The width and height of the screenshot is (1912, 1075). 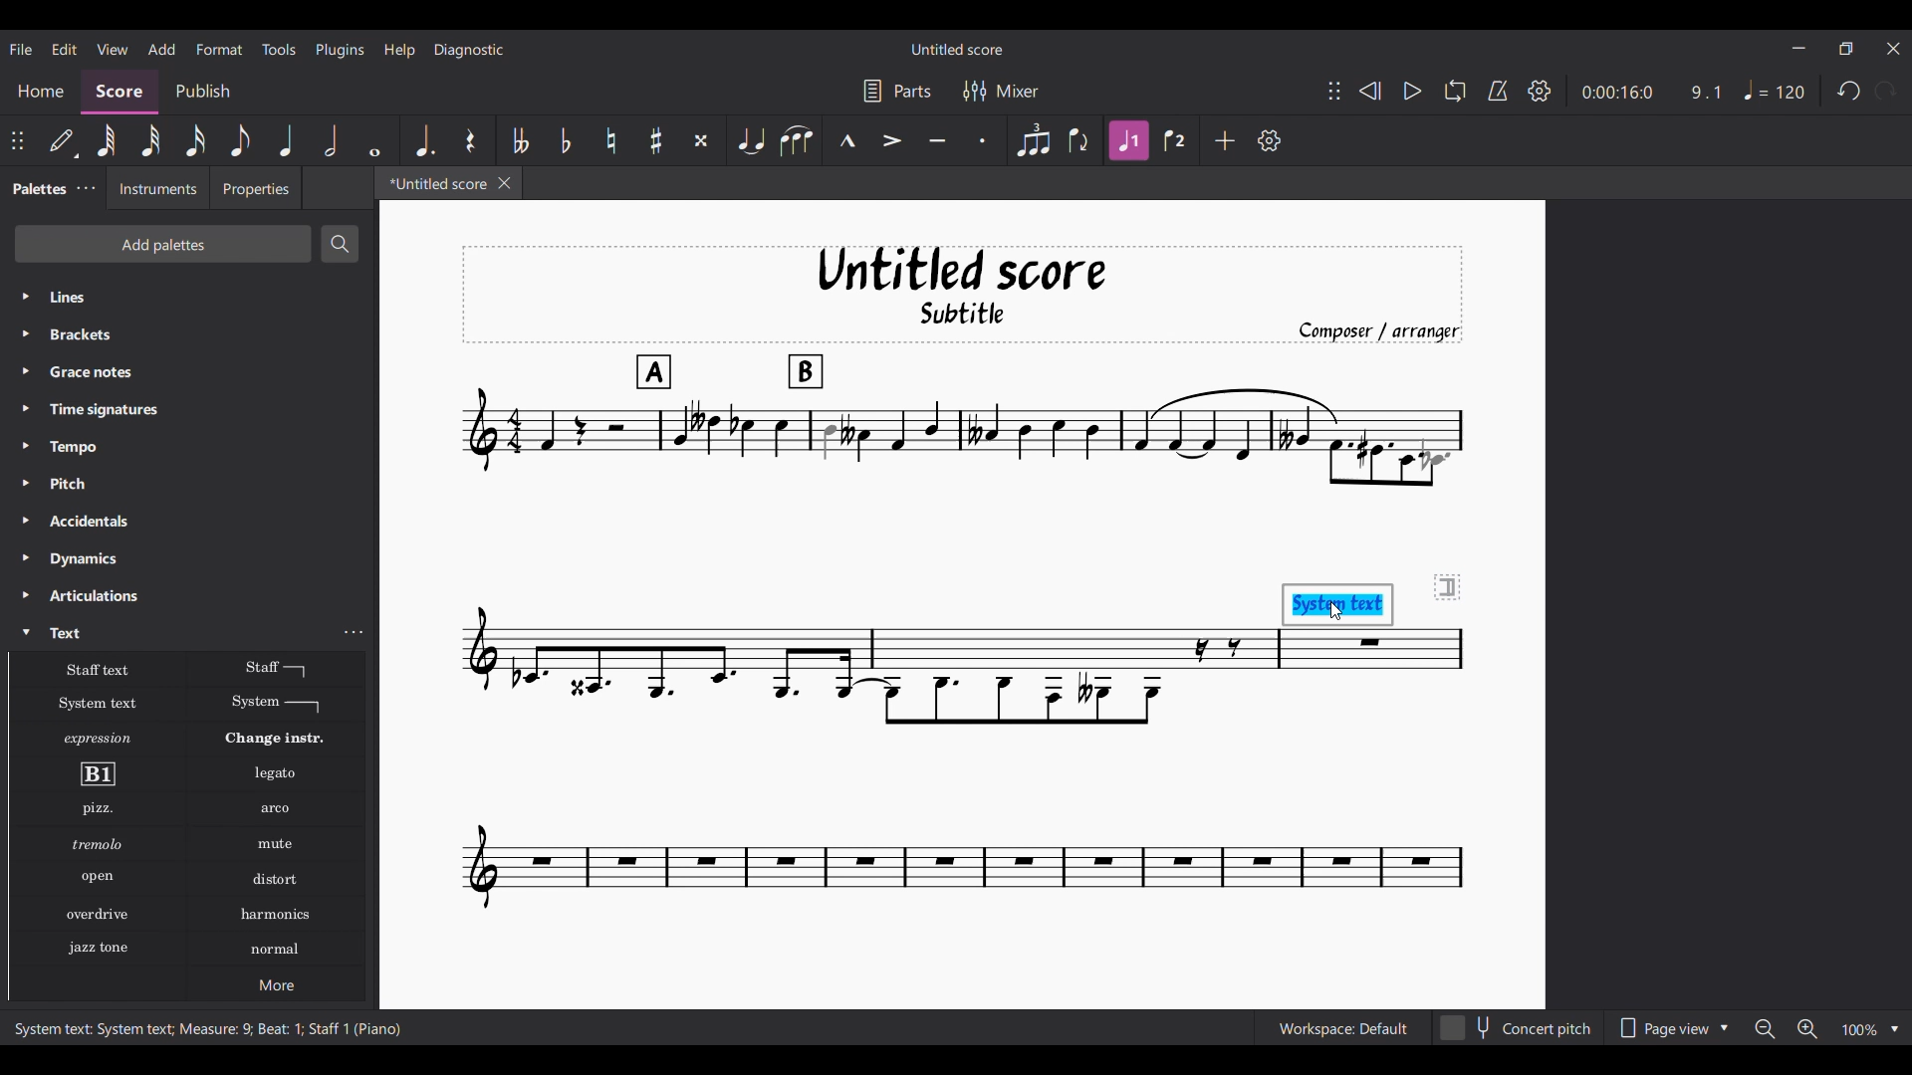 What do you see at coordinates (1035, 140) in the screenshot?
I see `Tuplet` at bounding box center [1035, 140].